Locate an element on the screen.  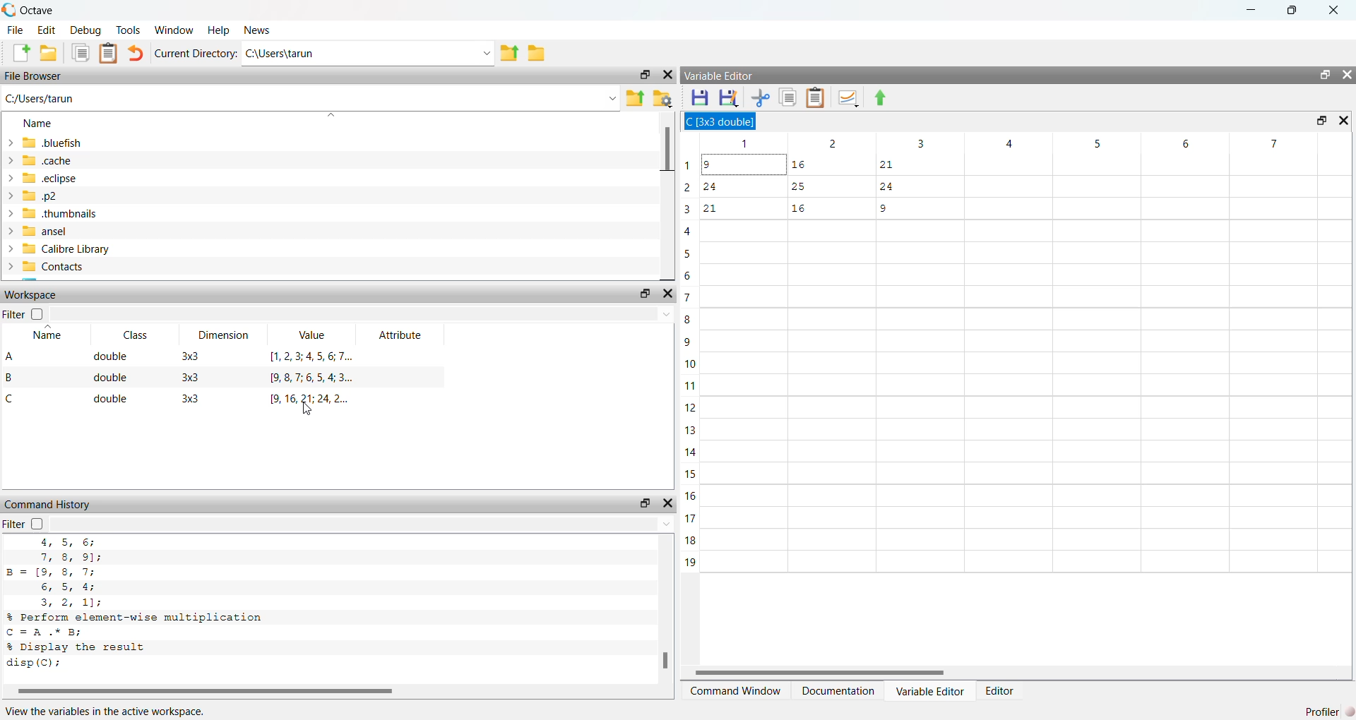
Tools is located at coordinates (129, 29).